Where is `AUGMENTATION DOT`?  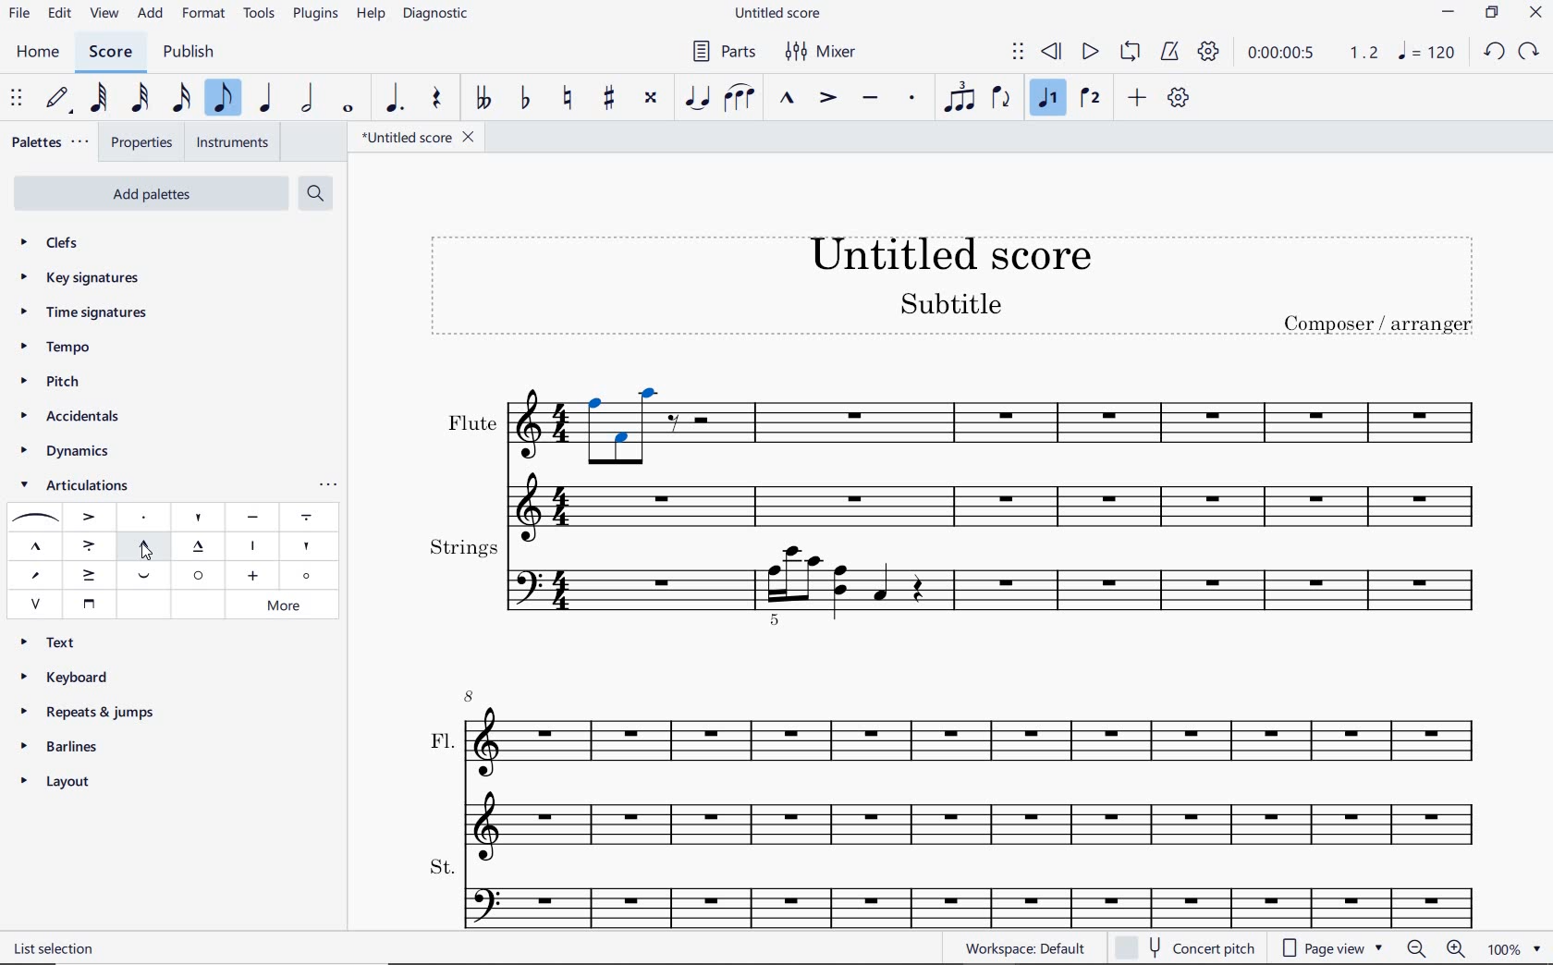 AUGMENTATION DOT is located at coordinates (395, 99).